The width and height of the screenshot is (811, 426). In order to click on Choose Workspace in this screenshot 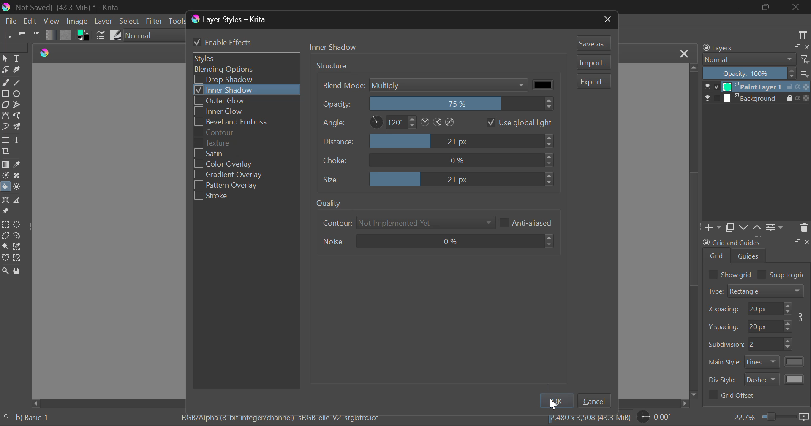, I will do `click(802, 35)`.